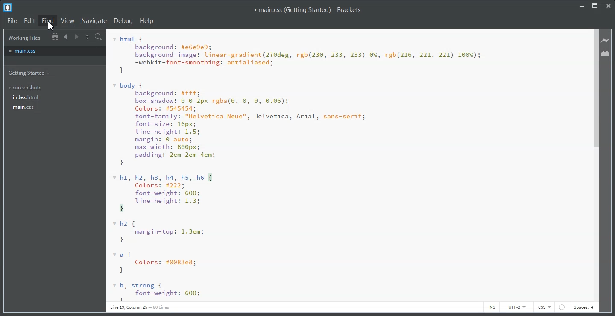  I want to click on Minimize, so click(581, 6).